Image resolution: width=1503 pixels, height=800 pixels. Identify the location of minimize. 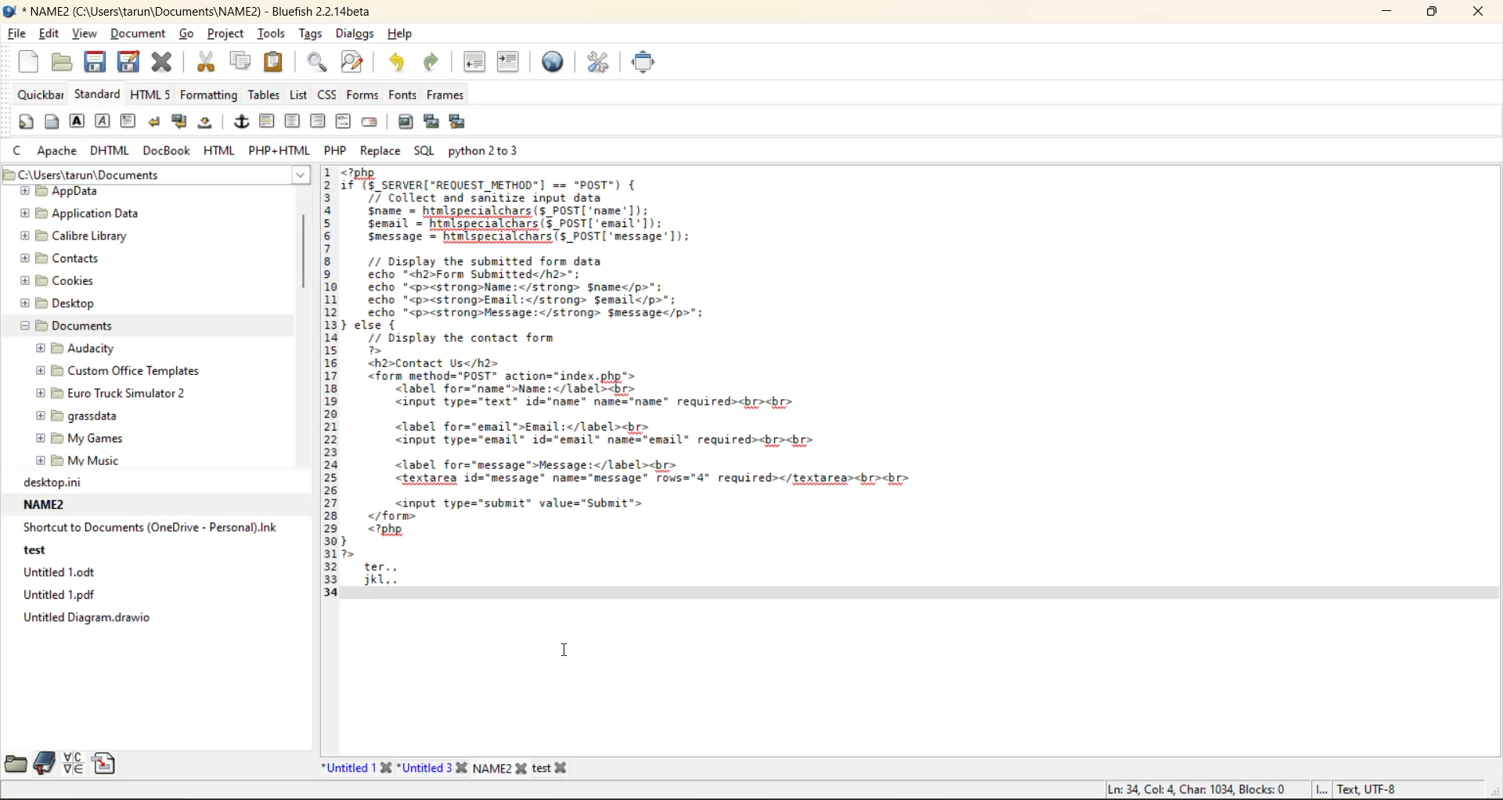
(1393, 14).